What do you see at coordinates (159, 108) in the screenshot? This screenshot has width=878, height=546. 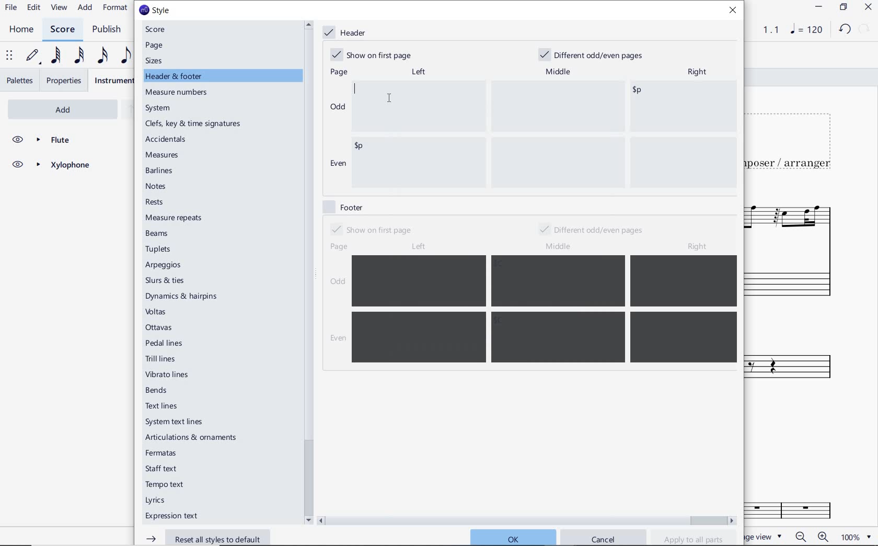 I see `system` at bounding box center [159, 108].